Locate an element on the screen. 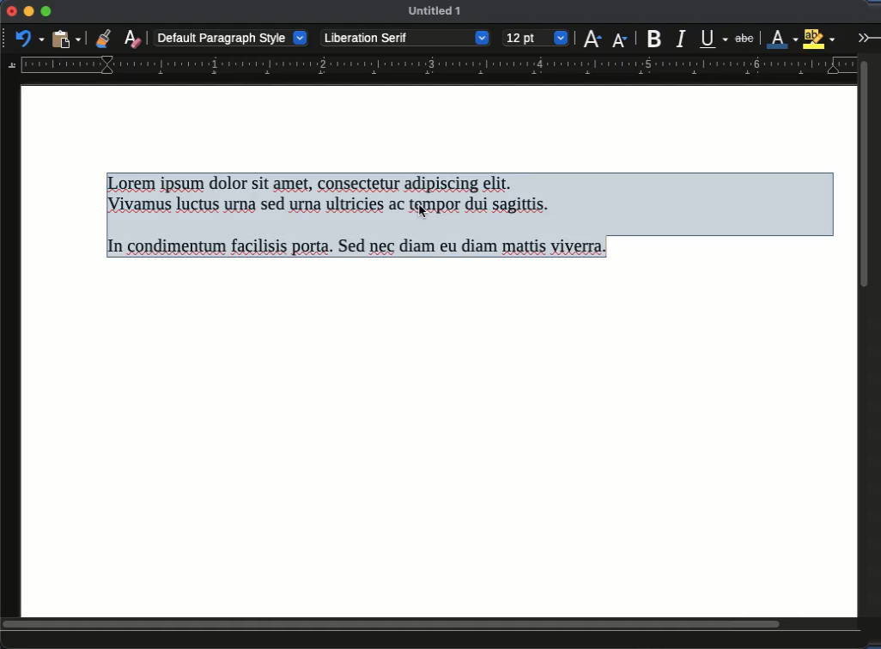  scroll is located at coordinates (431, 626).